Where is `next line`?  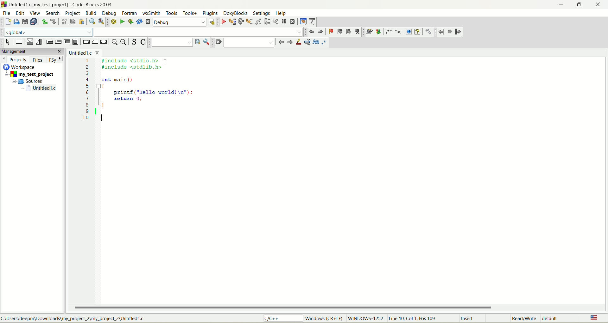
next line is located at coordinates (241, 21).